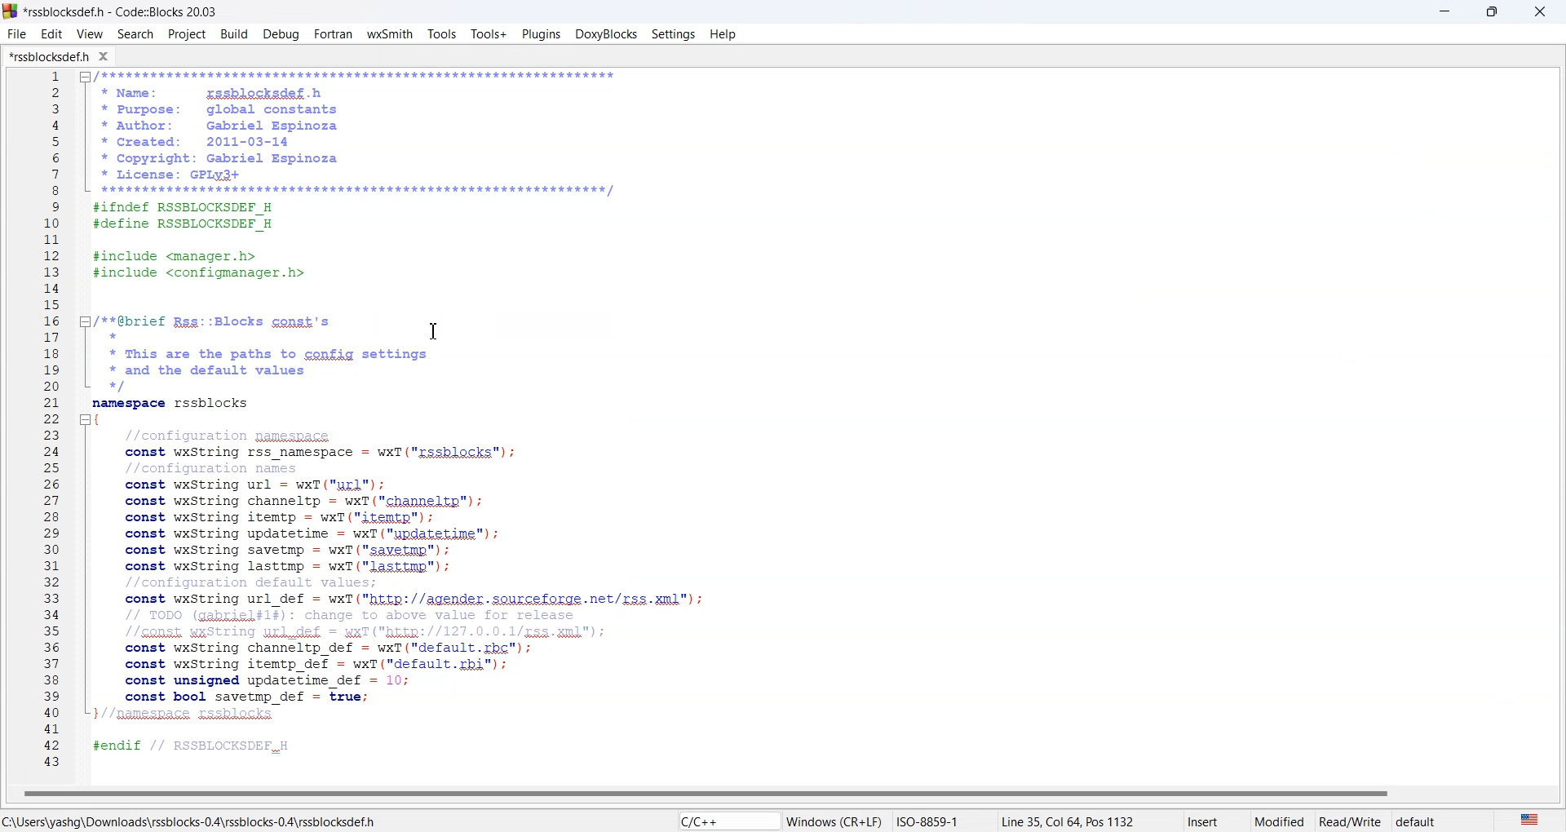  Describe the element at coordinates (54, 422) in the screenshot. I see `Line number` at that location.